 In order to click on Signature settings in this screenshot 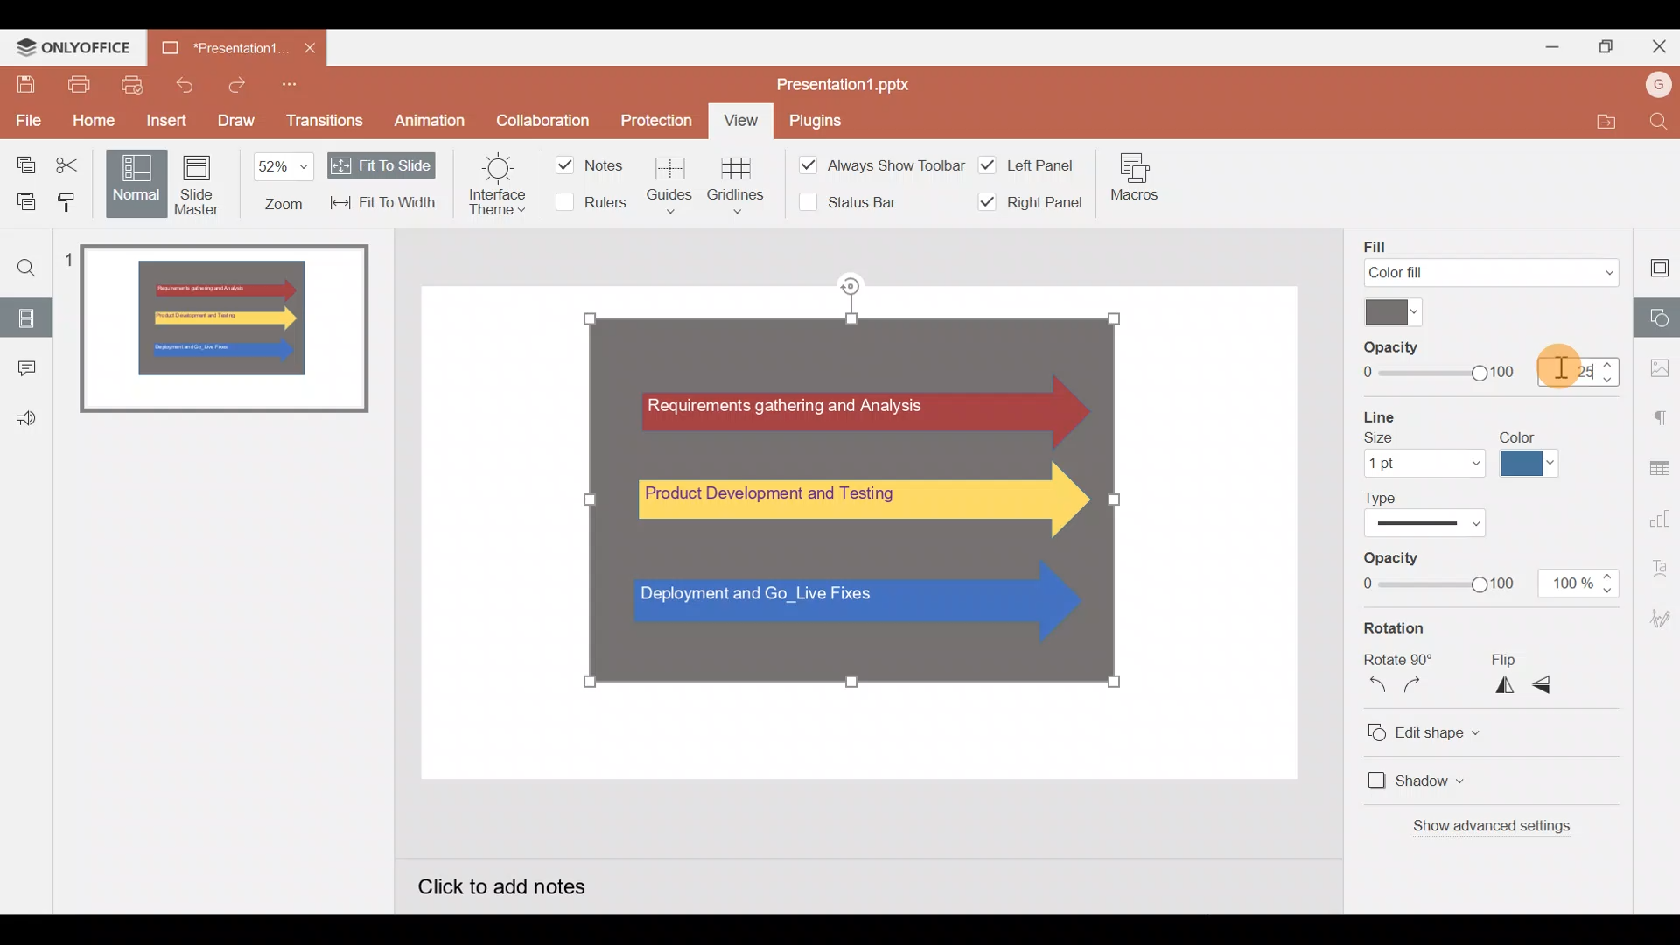, I will do `click(1658, 618)`.